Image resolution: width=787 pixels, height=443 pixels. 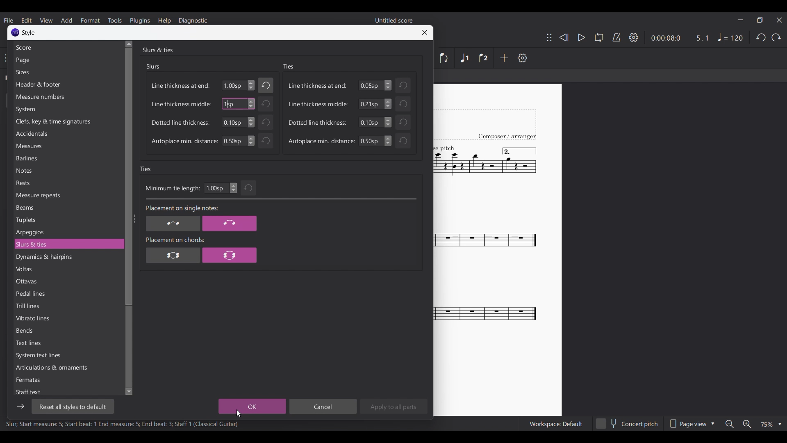 I want to click on Style, so click(x=29, y=33).